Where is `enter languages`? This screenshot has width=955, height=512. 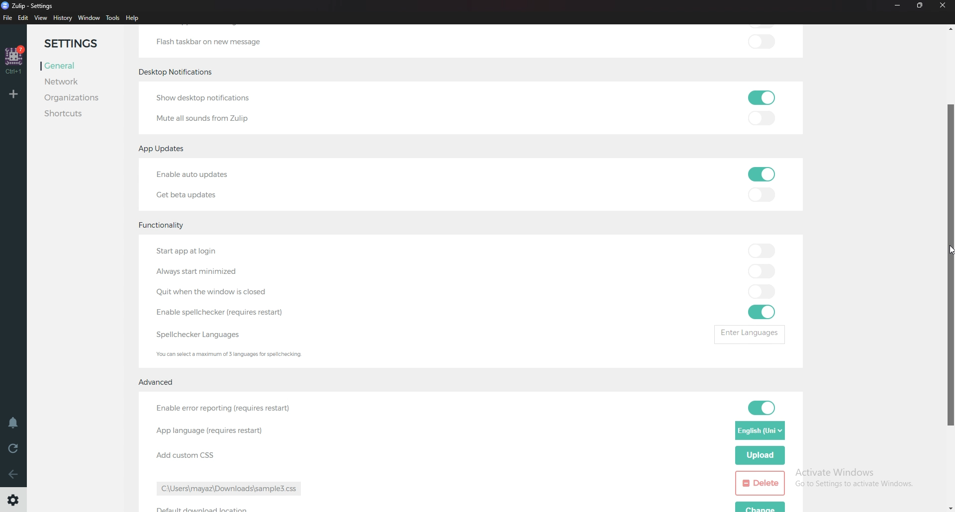
enter languages is located at coordinates (748, 333).